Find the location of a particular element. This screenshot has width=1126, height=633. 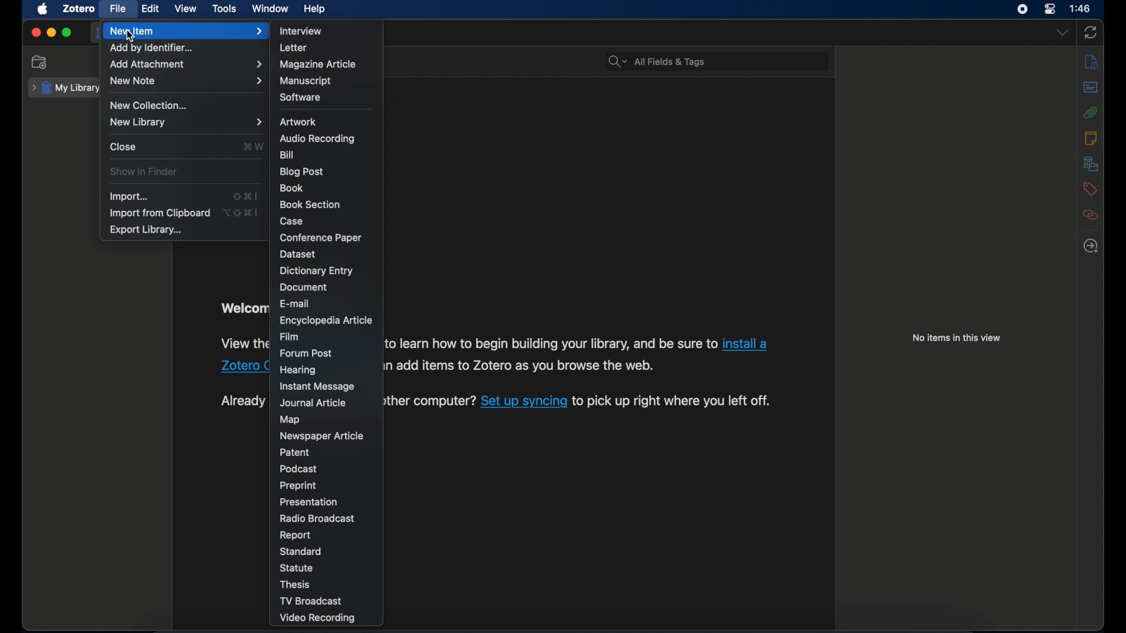

new note is located at coordinates (185, 80).